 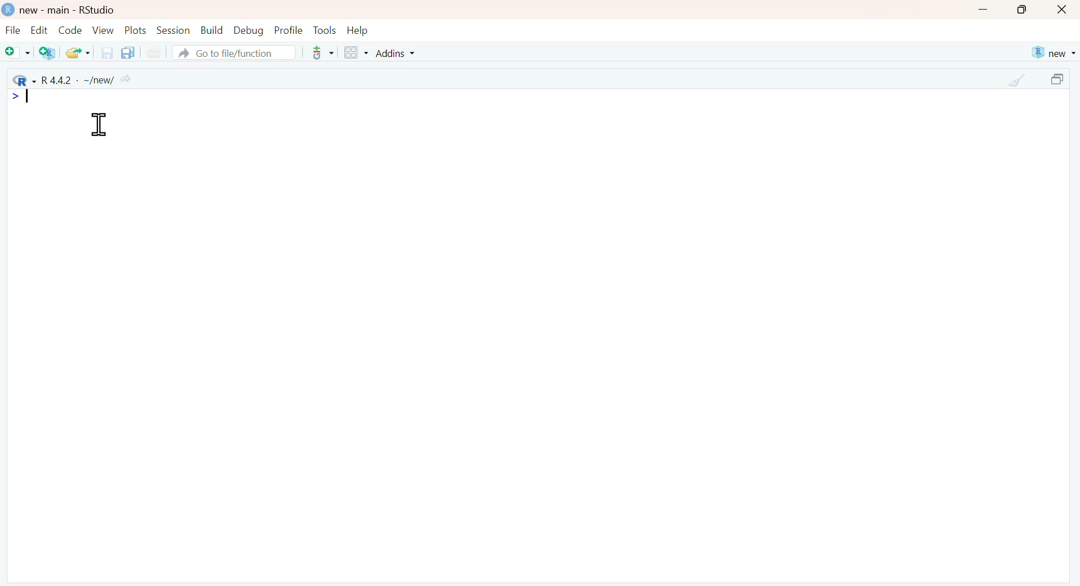 I want to click on Tools, so click(x=325, y=30).